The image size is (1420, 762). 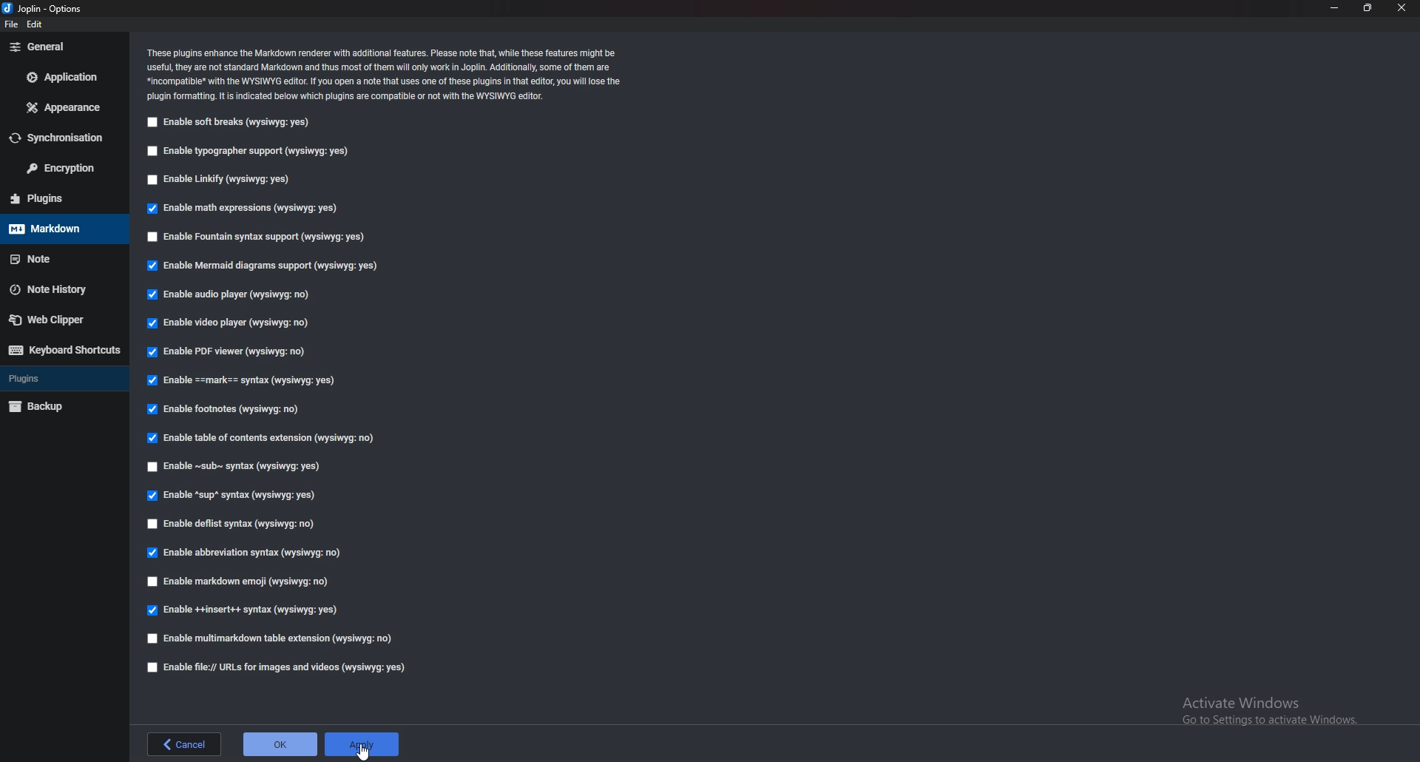 I want to click on file, so click(x=10, y=24).